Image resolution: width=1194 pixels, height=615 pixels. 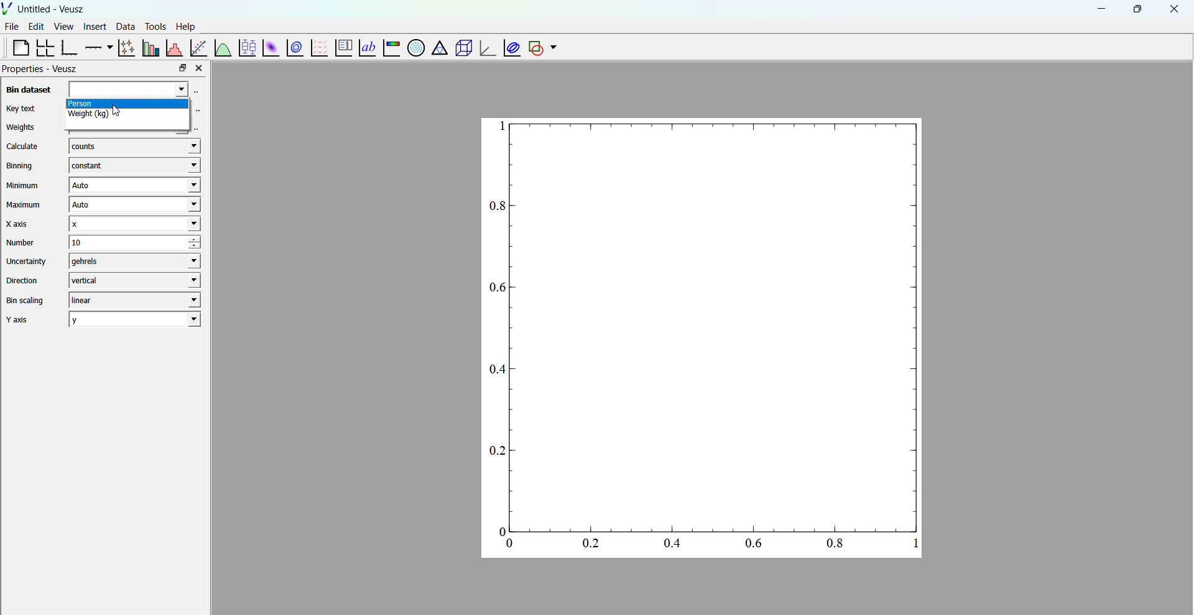 I want to click on plot key, so click(x=341, y=48).